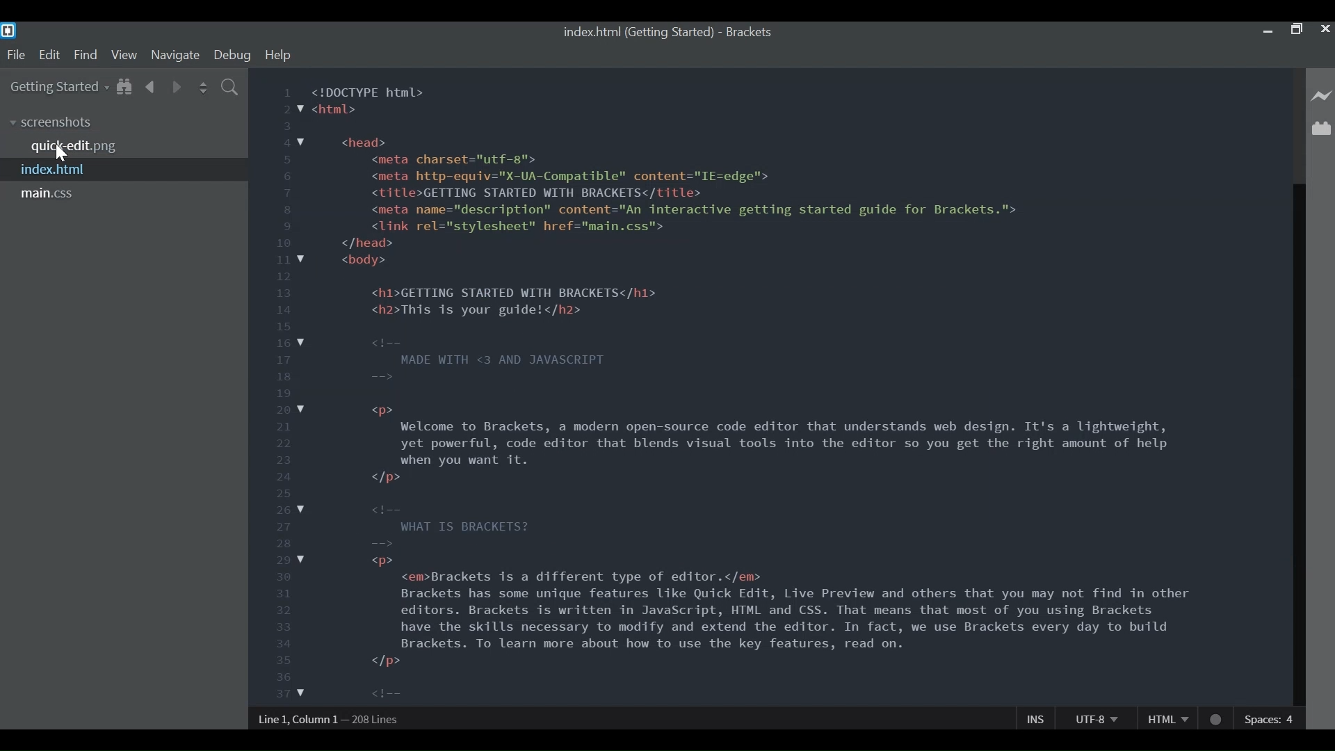 The width and height of the screenshot is (1335, 751). Describe the element at coordinates (86, 55) in the screenshot. I see `find` at that location.